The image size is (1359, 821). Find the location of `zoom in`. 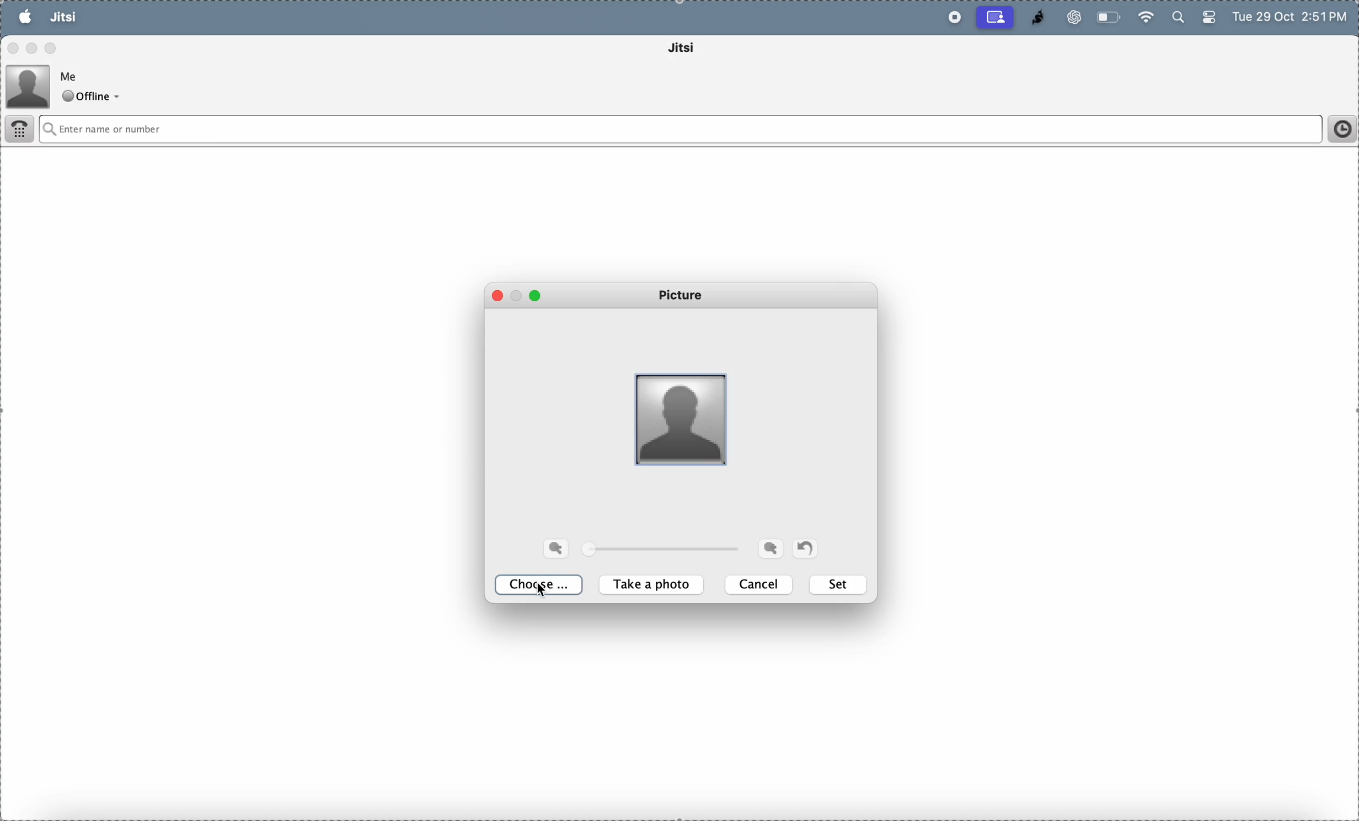

zoom in is located at coordinates (558, 548).